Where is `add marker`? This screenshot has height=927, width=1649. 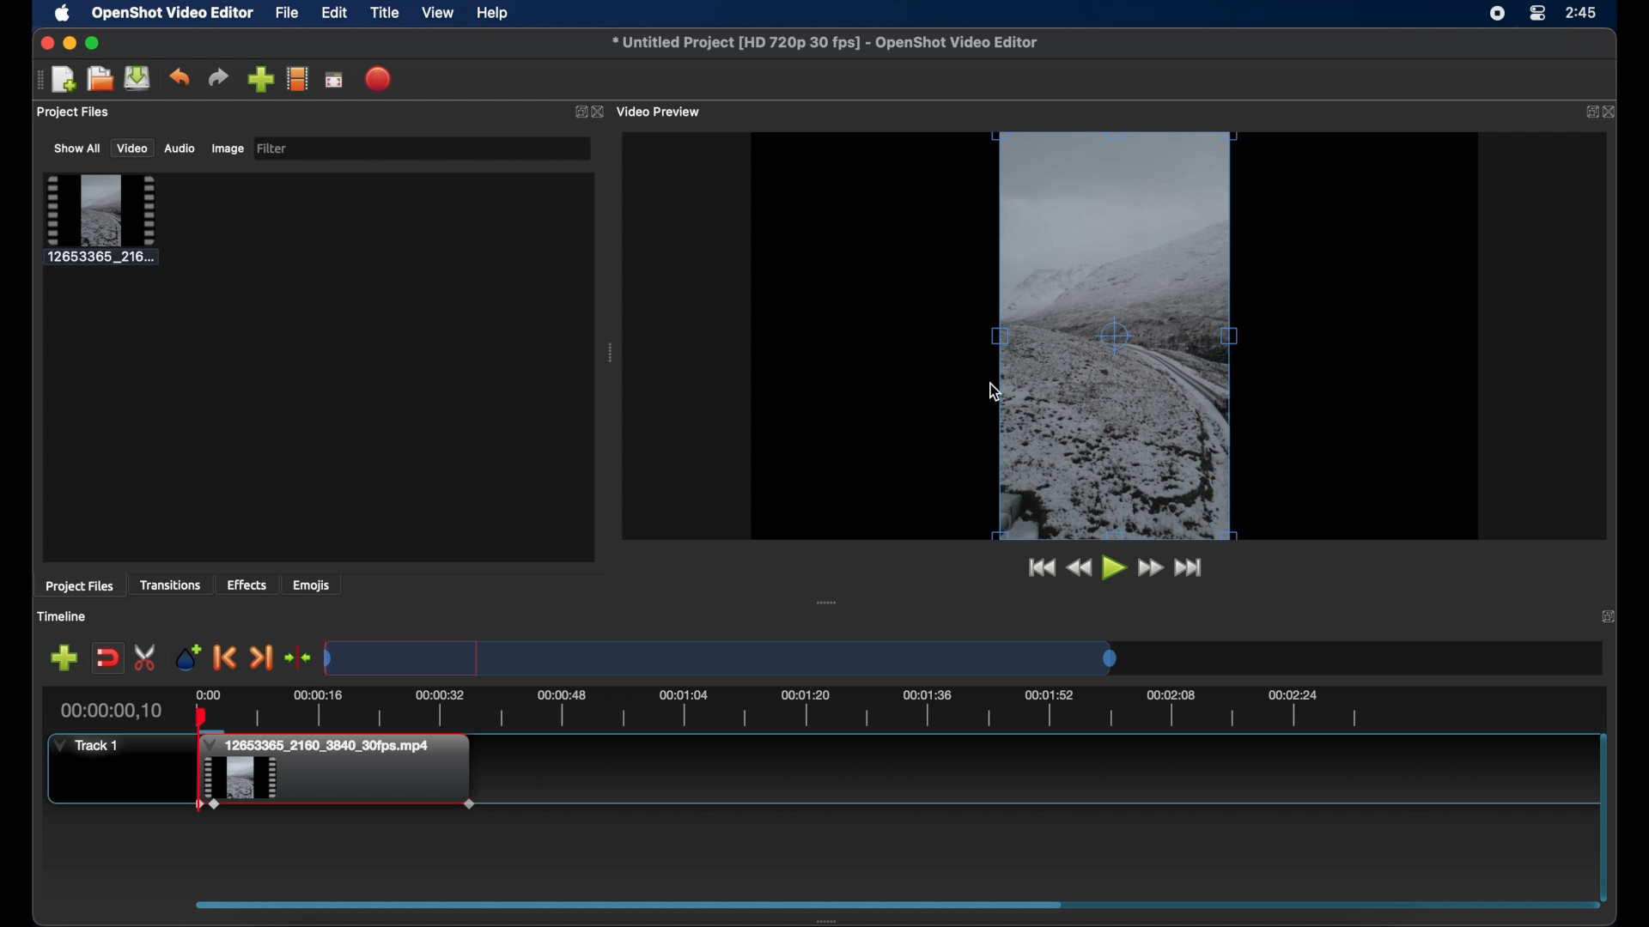
add marker is located at coordinates (188, 656).